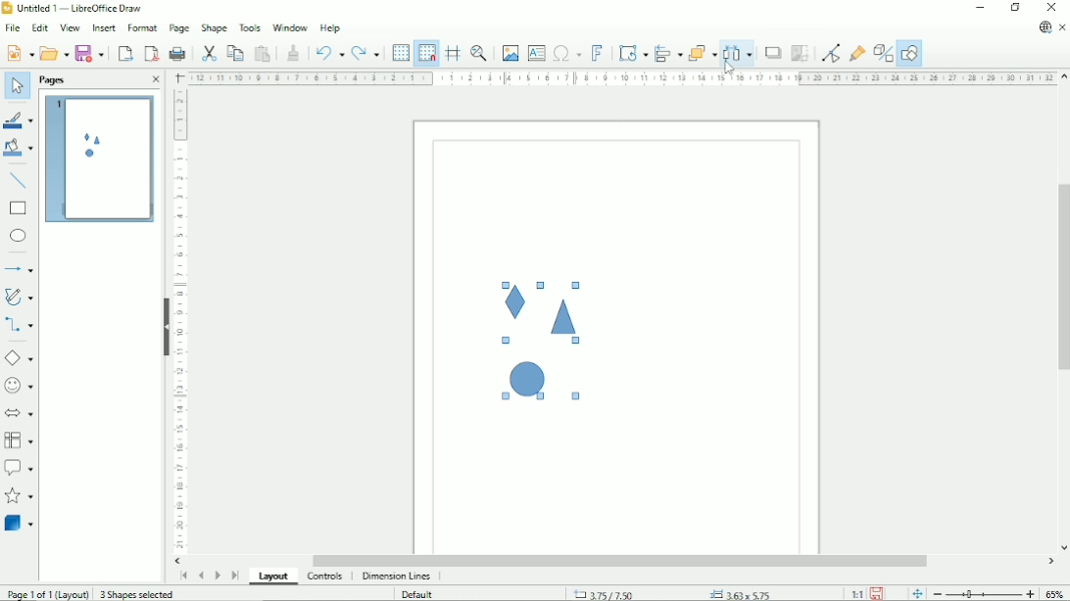  What do you see at coordinates (529, 345) in the screenshot?
I see `Selected shapes` at bounding box center [529, 345].